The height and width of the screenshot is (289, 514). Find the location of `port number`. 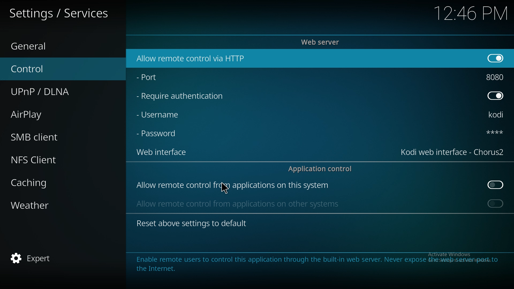

port number is located at coordinates (496, 76).